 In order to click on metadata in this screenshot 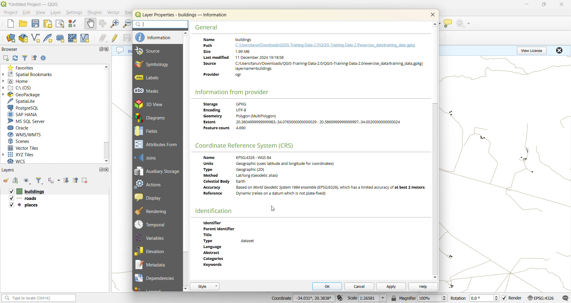, I will do `click(313, 67)`.